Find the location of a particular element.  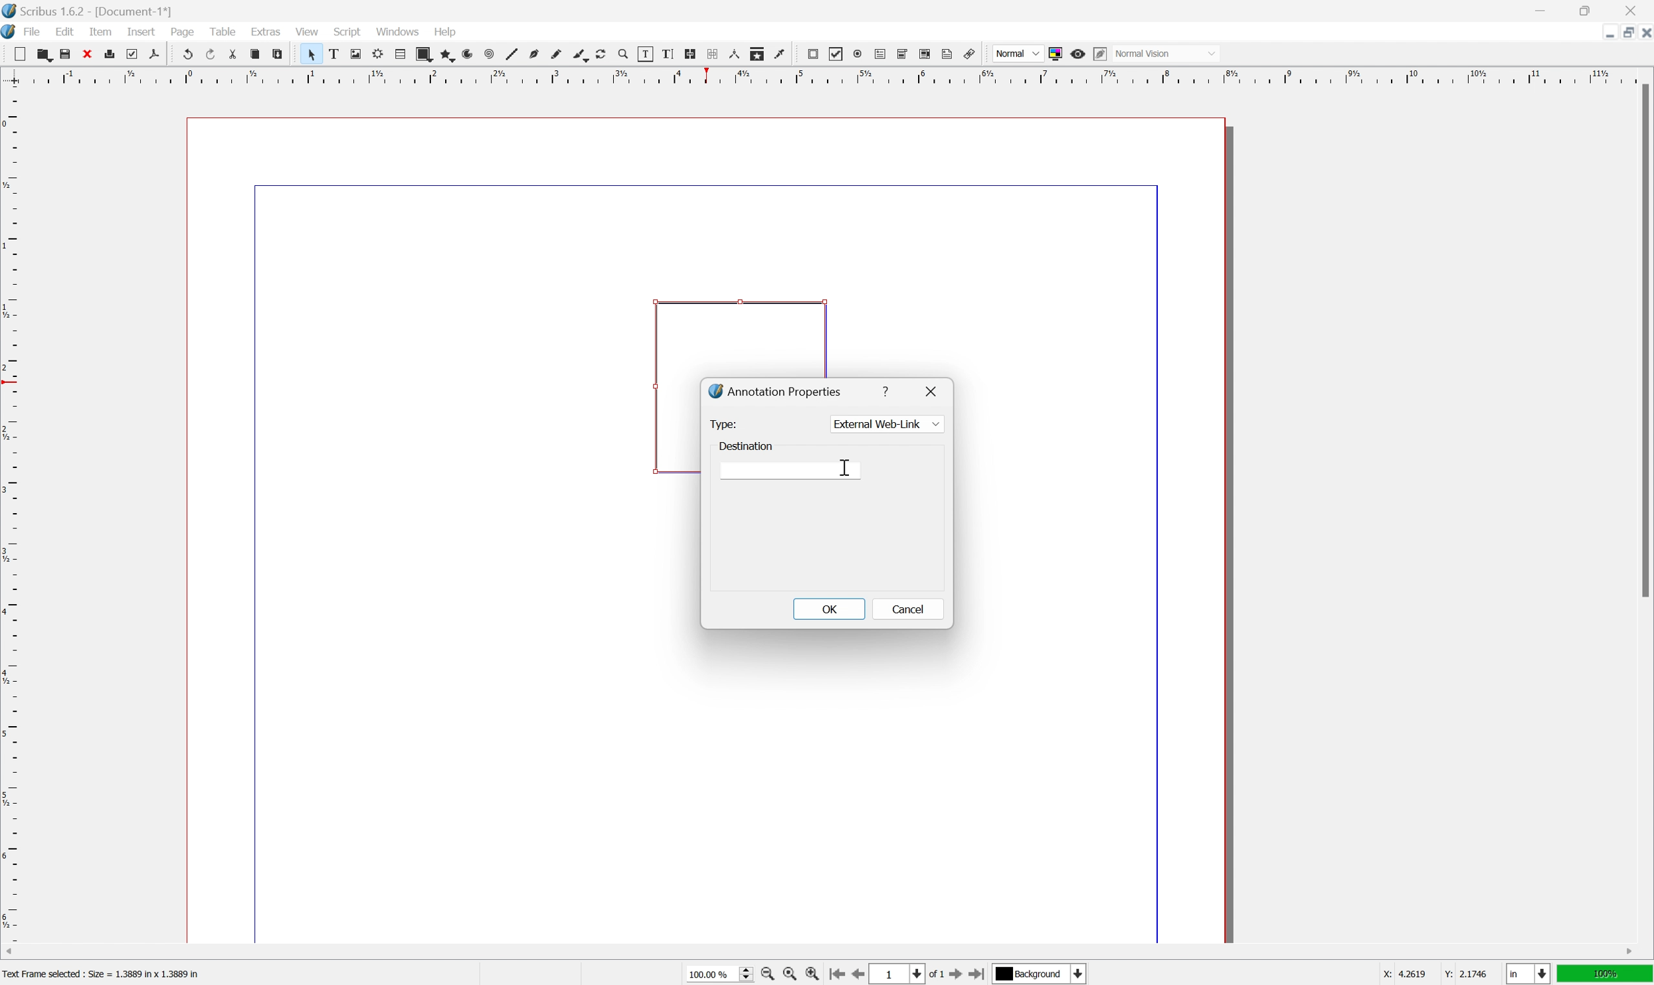

open is located at coordinates (45, 54).